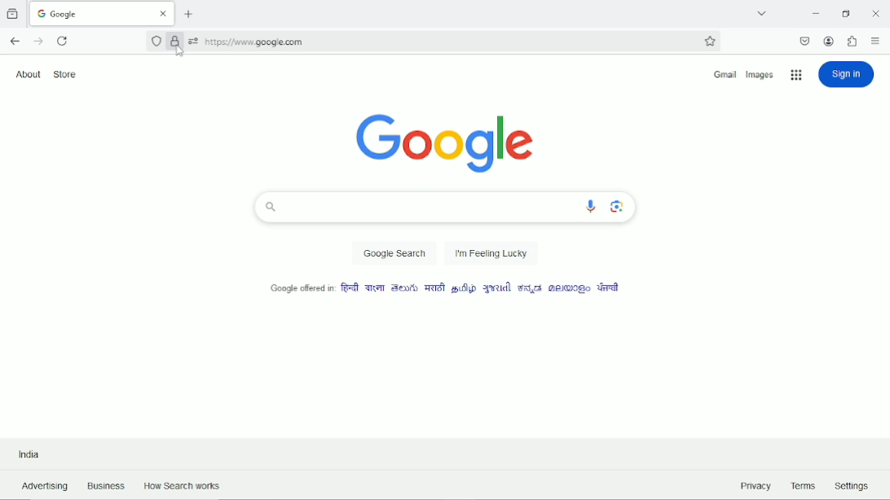 The height and width of the screenshot is (500, 890). Describe the element at coordinates (853, 40) in the screenshot. I see `extensions` at that location.